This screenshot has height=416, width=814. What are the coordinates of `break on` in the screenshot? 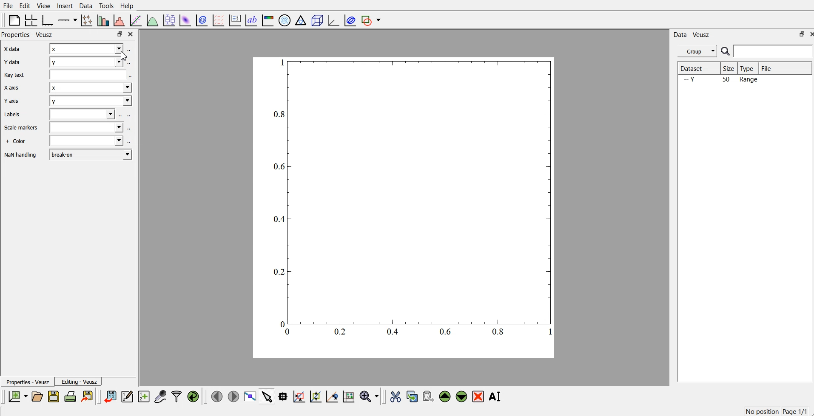 It's located at (91, 154).